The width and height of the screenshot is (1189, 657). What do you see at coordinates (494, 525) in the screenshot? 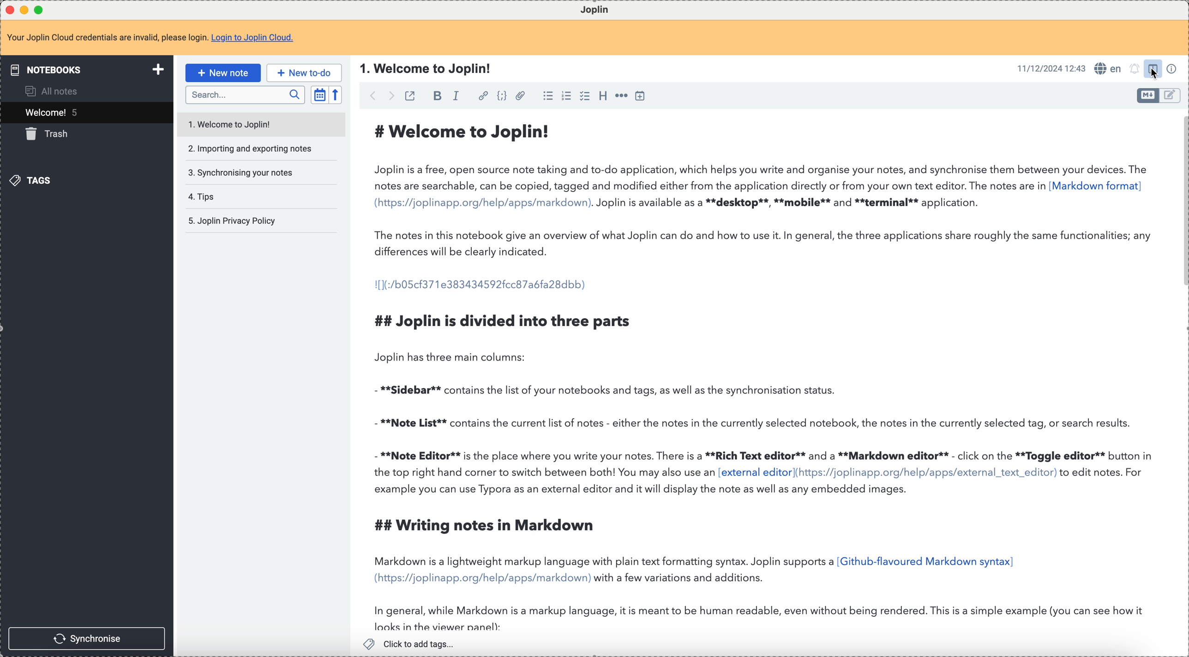
I see `## Writing notes in Markdown` at bounding box center [494, 525].